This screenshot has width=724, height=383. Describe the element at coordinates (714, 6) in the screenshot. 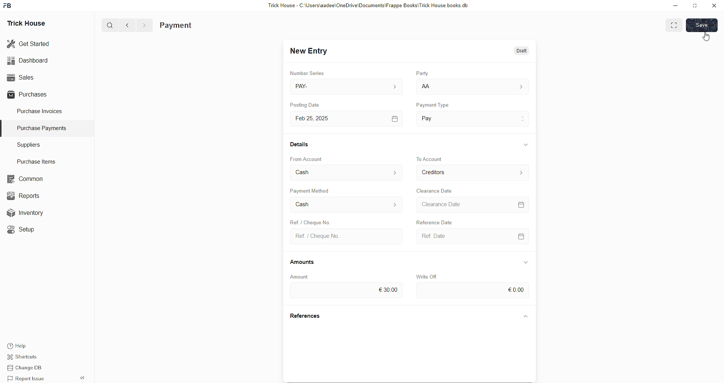

I see `close` at that location.